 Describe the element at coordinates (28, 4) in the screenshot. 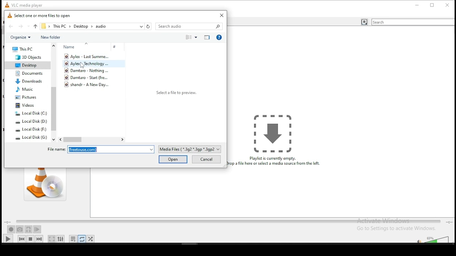

I see `VLC media player` at that location.